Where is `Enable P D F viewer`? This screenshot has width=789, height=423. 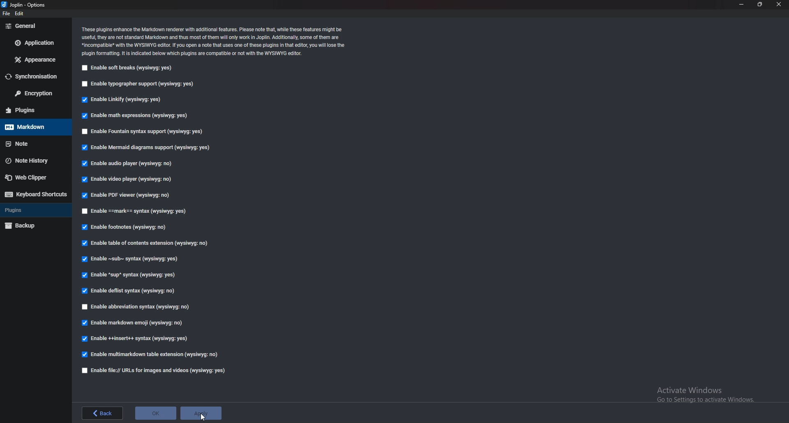
Enable P D F viewer is located at coordinates (124, 196).